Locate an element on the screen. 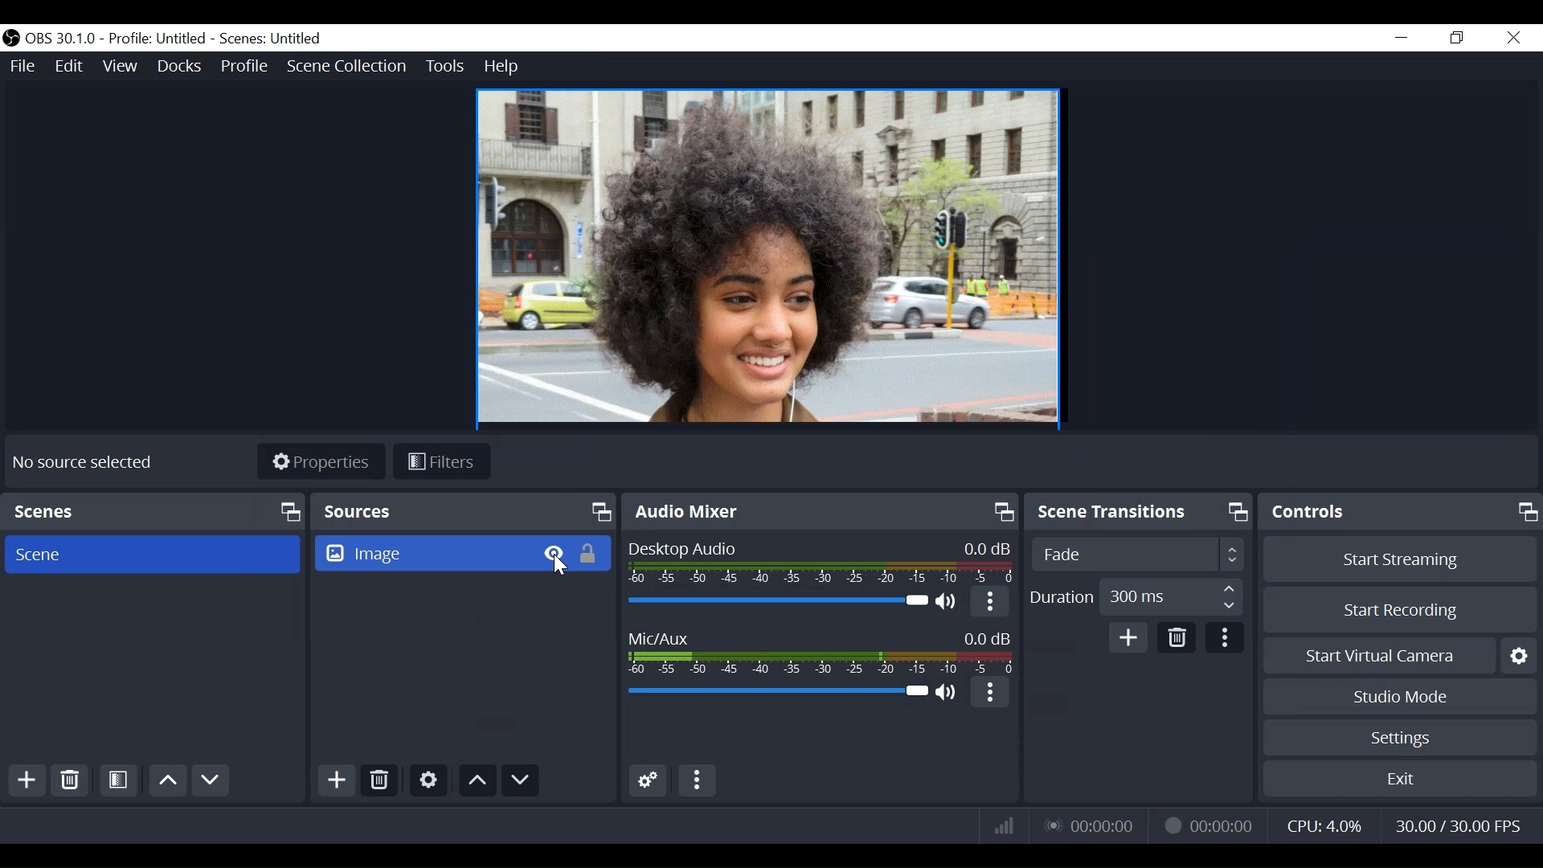 This screenshot has width=1543, height=868. Cursor is located at coordinates (562, 567).